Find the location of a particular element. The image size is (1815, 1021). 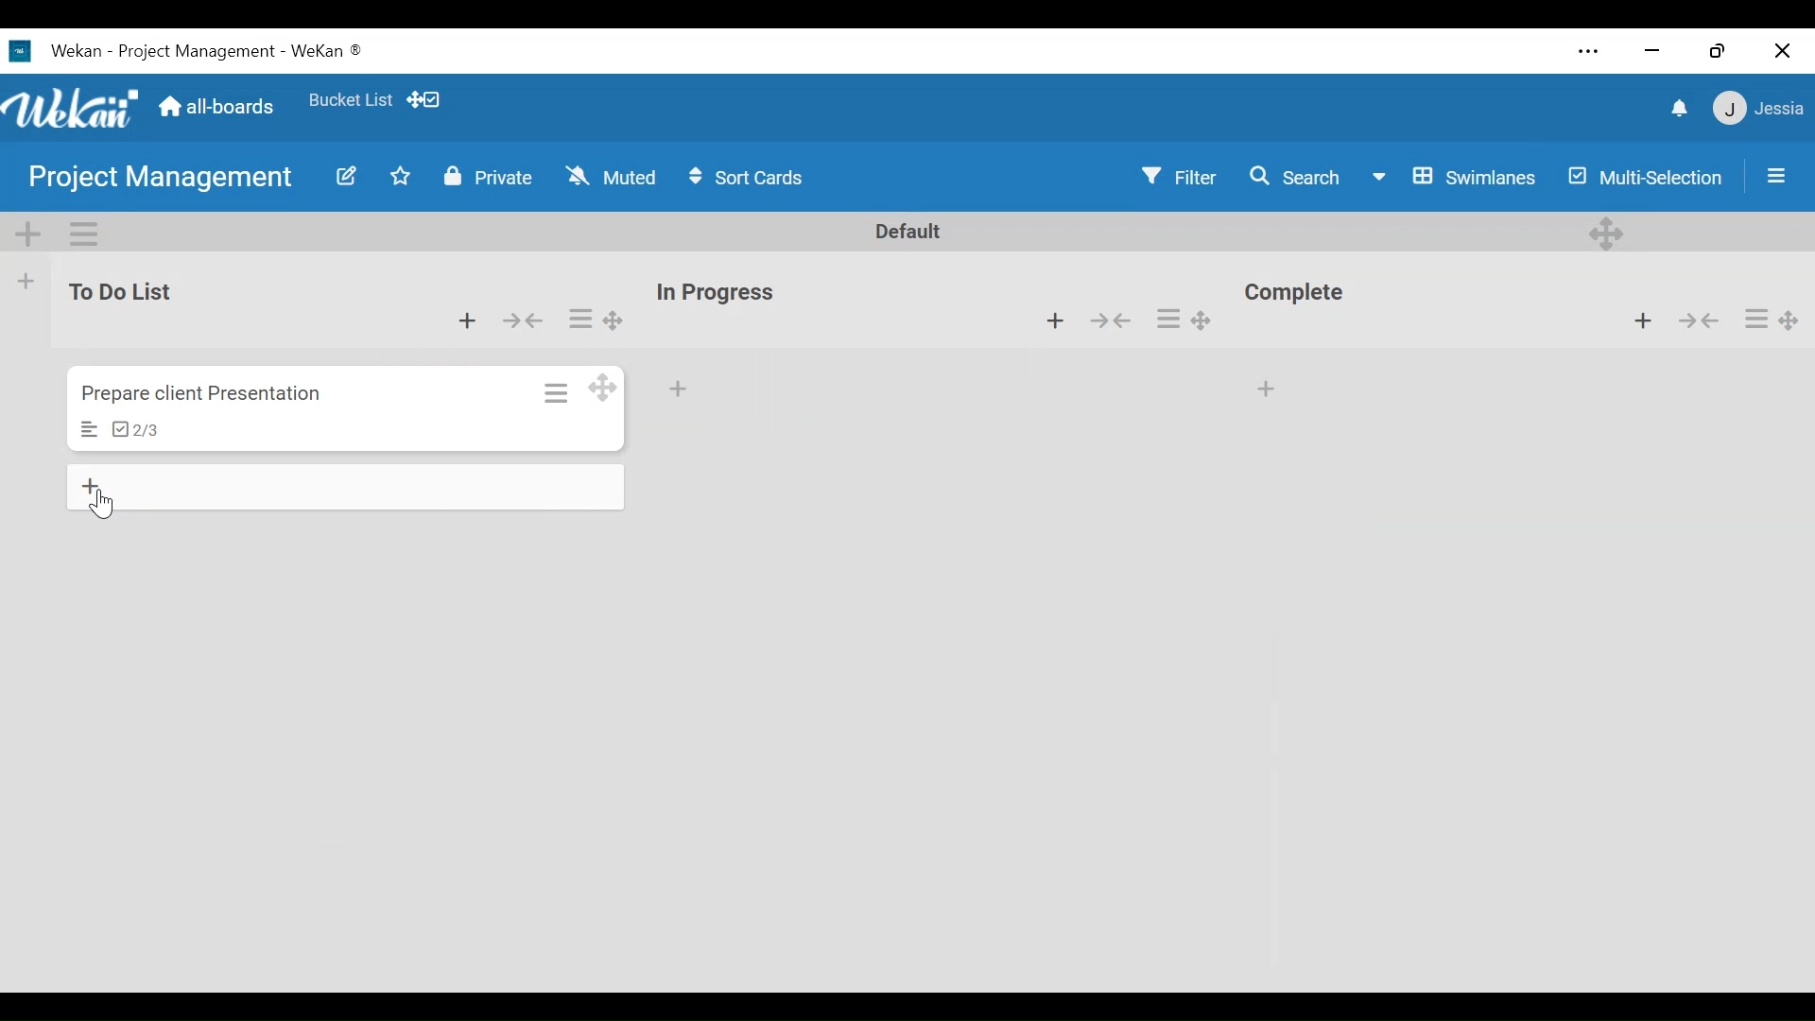

Desktop drag handles is located at coordinates (605, 388).